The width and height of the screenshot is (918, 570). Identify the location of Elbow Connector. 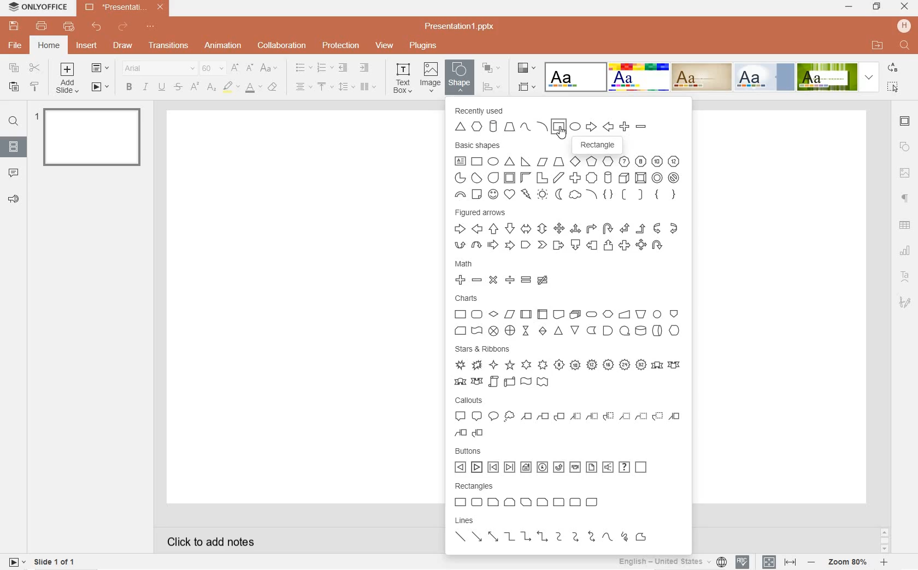
(509, 537).